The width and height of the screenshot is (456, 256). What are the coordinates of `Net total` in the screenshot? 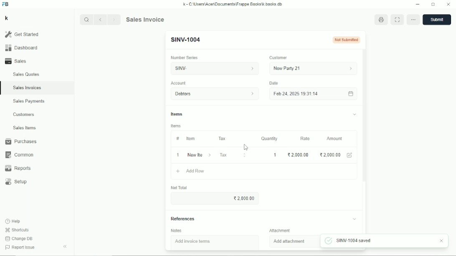 It's located at (179, 188).